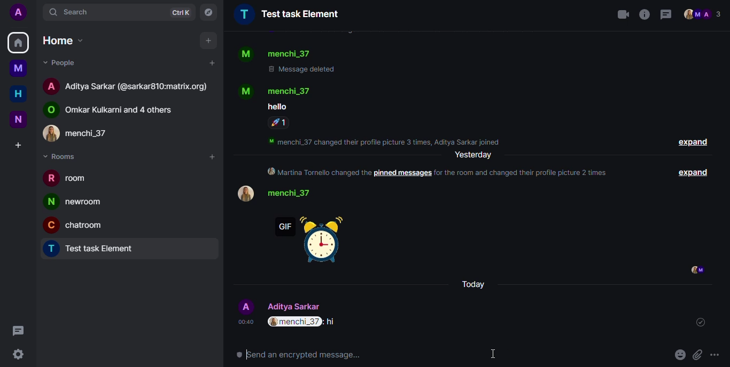 Image resolution: width=730 pixels, height=367 pixels. What do you see at coordinates (209, 41) in the screenshot?
I see `add` at bounding box center [209, 41].